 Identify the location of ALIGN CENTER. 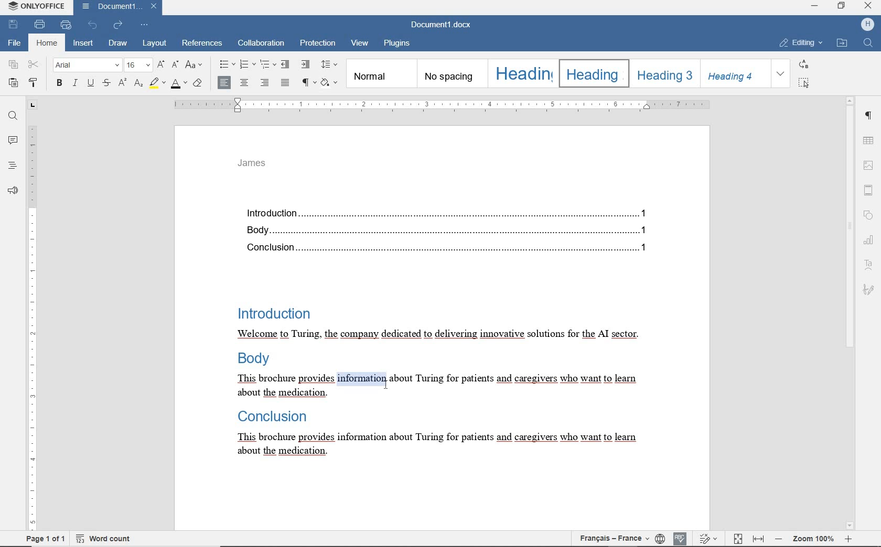
(246, 82).